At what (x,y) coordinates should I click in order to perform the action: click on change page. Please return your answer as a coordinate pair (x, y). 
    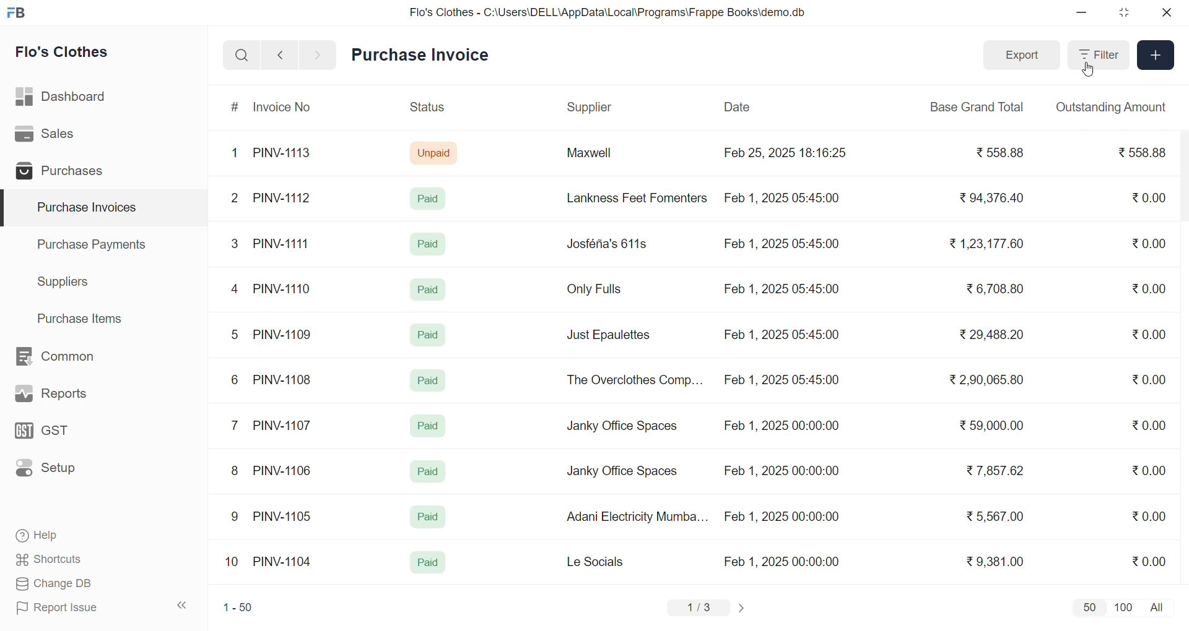
    Looking at the image, I should click on (743, 607).